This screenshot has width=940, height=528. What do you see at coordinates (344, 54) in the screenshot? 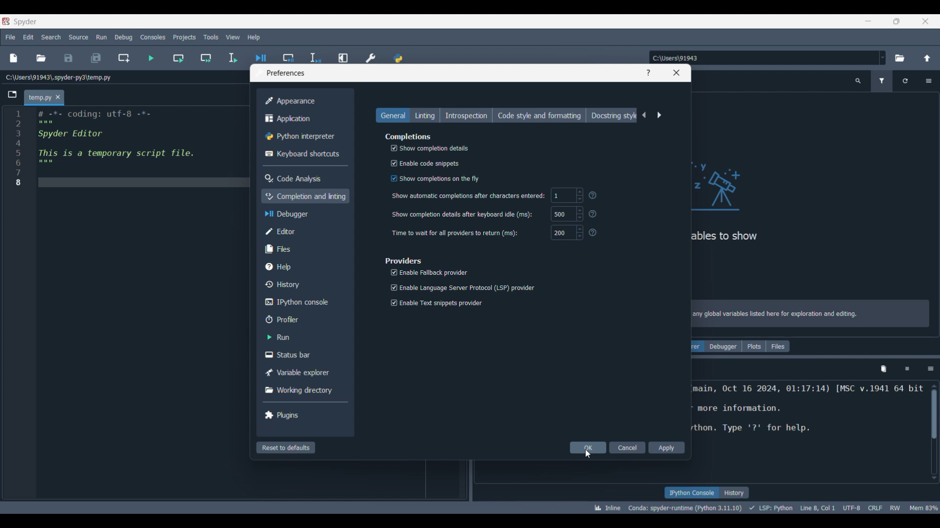
I see `Maximize current line` at bounding box center [344, 54].